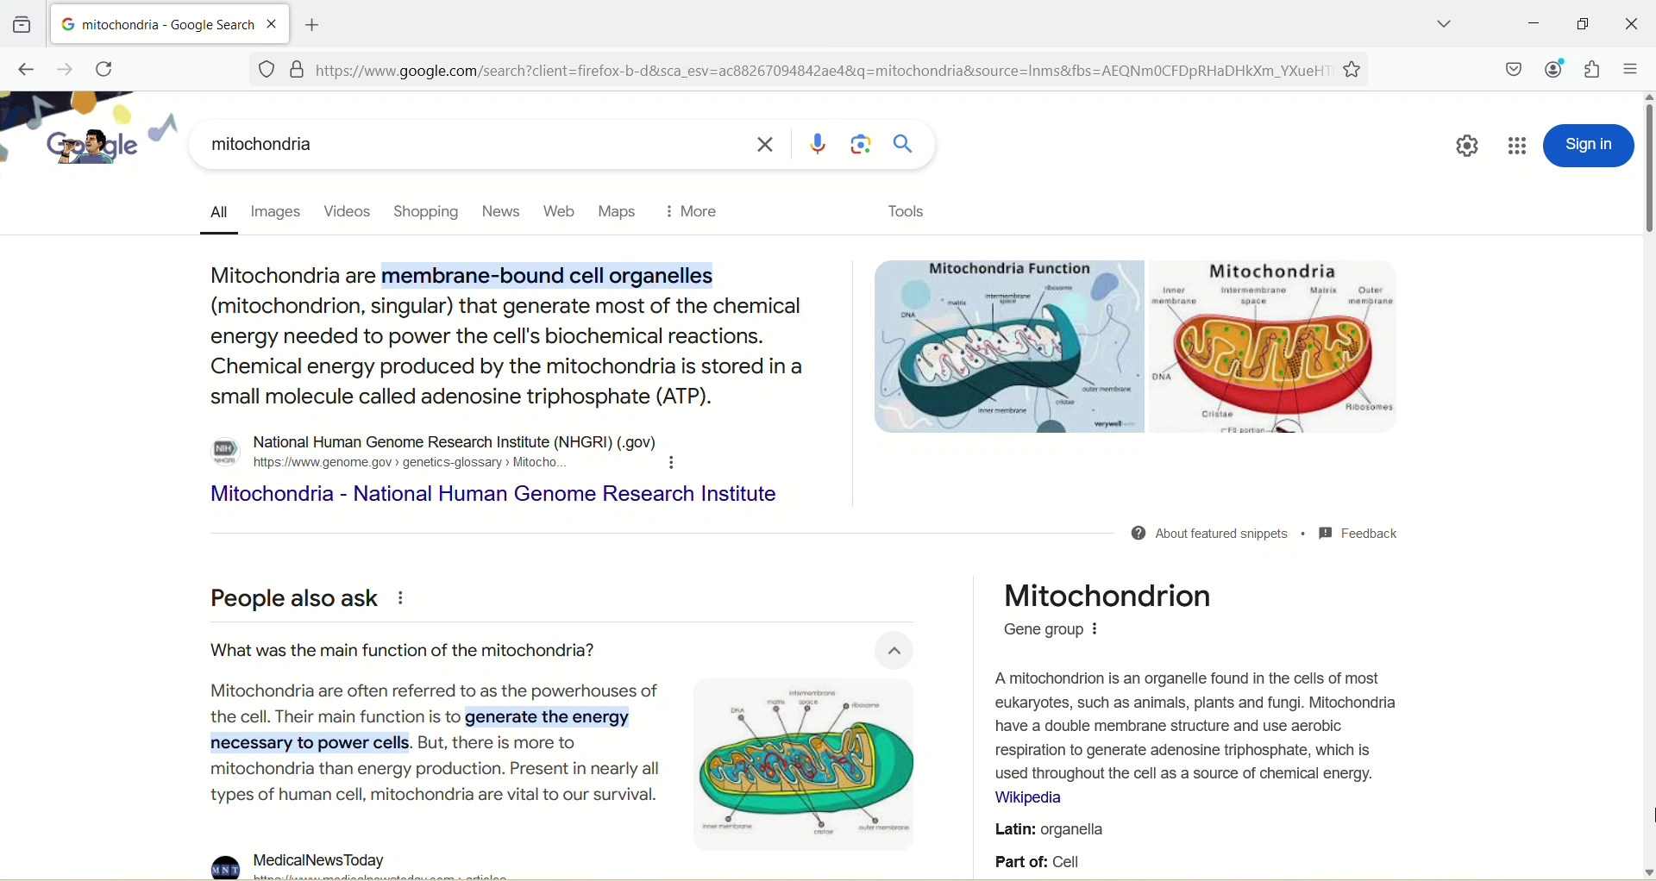 The width and height of the screenshot is (1656, 881). Describe the element at coordinates (1646, 98) in the screenshot. I see `scroll up` at that location.